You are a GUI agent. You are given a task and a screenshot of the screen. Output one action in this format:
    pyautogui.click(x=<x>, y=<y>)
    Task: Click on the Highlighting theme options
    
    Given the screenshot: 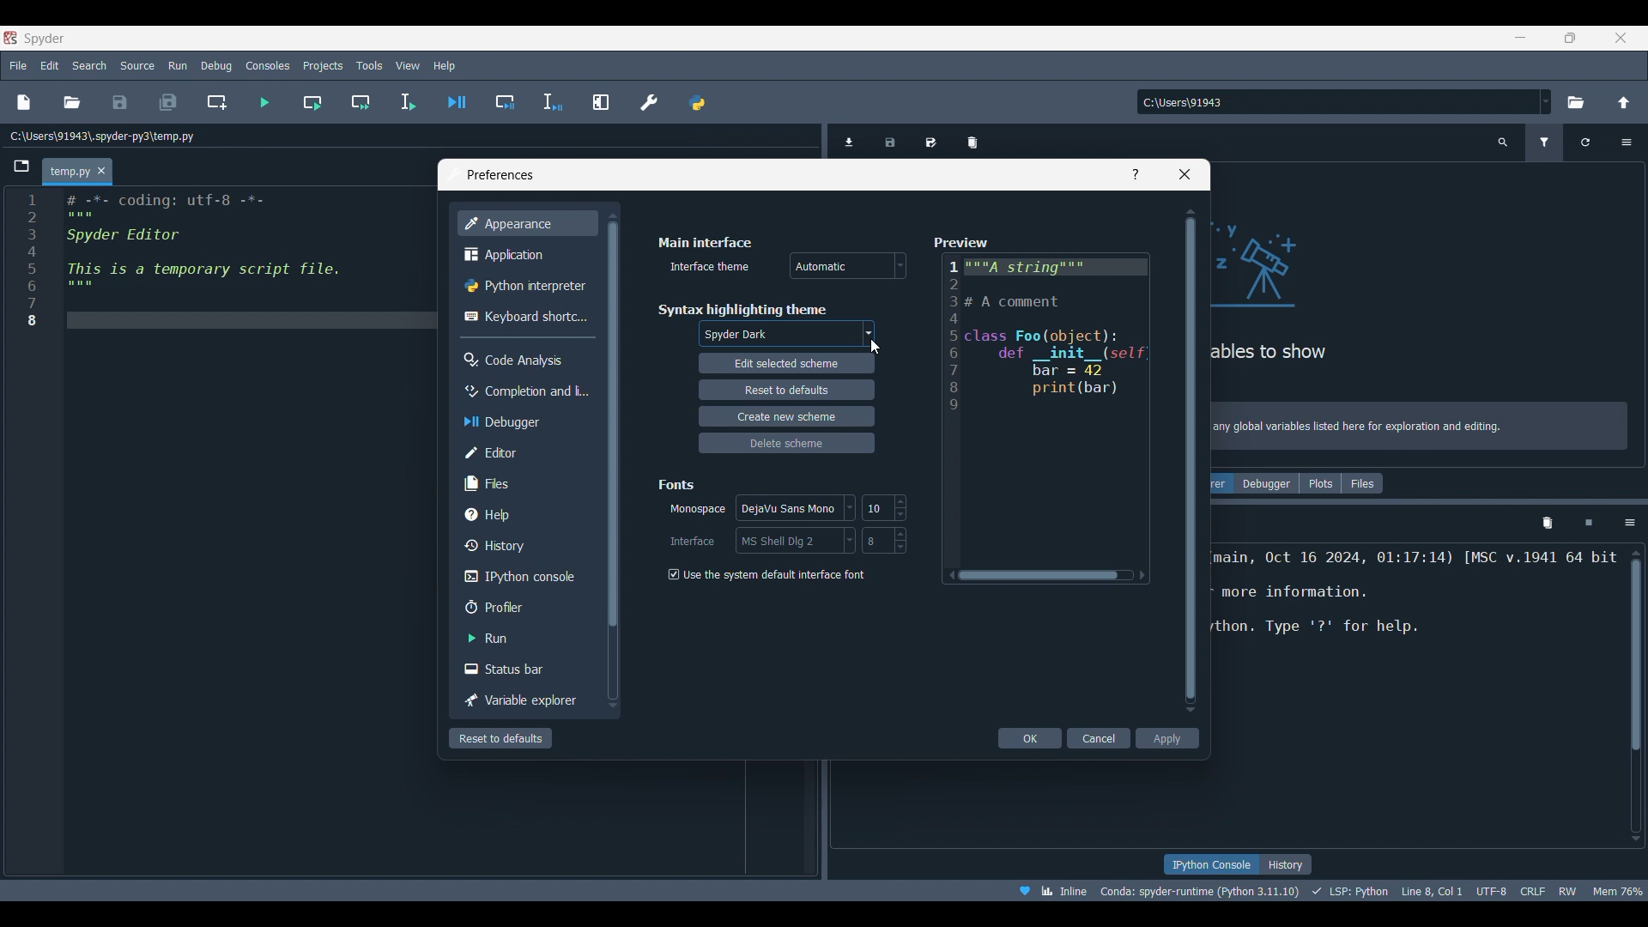 What is the action you would take?
    pyautogui.click(x=786, y=335)
    